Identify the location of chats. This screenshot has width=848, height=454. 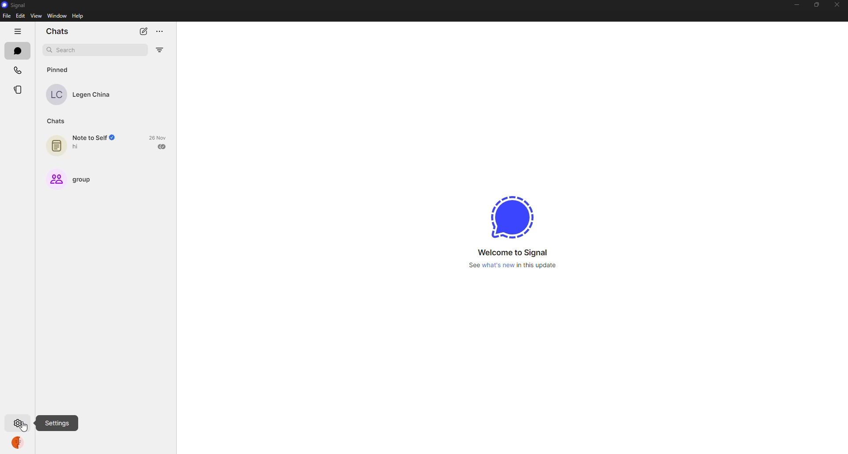
(17, 50).